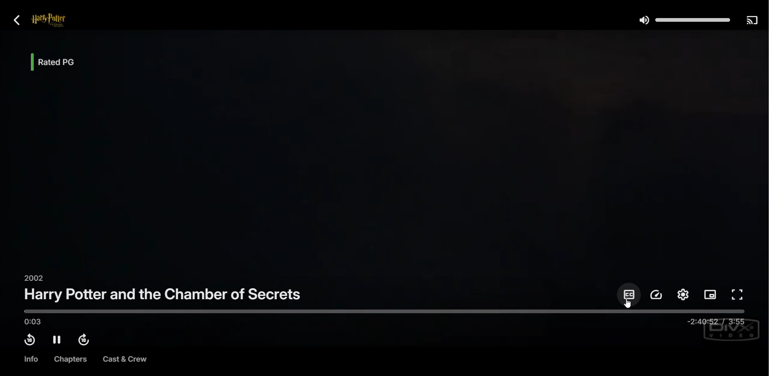 The height and width of the screenshot is (376, 770). Describe the element at coordinates (29, 340) in the screenshot. I see `Rewind` at that location.